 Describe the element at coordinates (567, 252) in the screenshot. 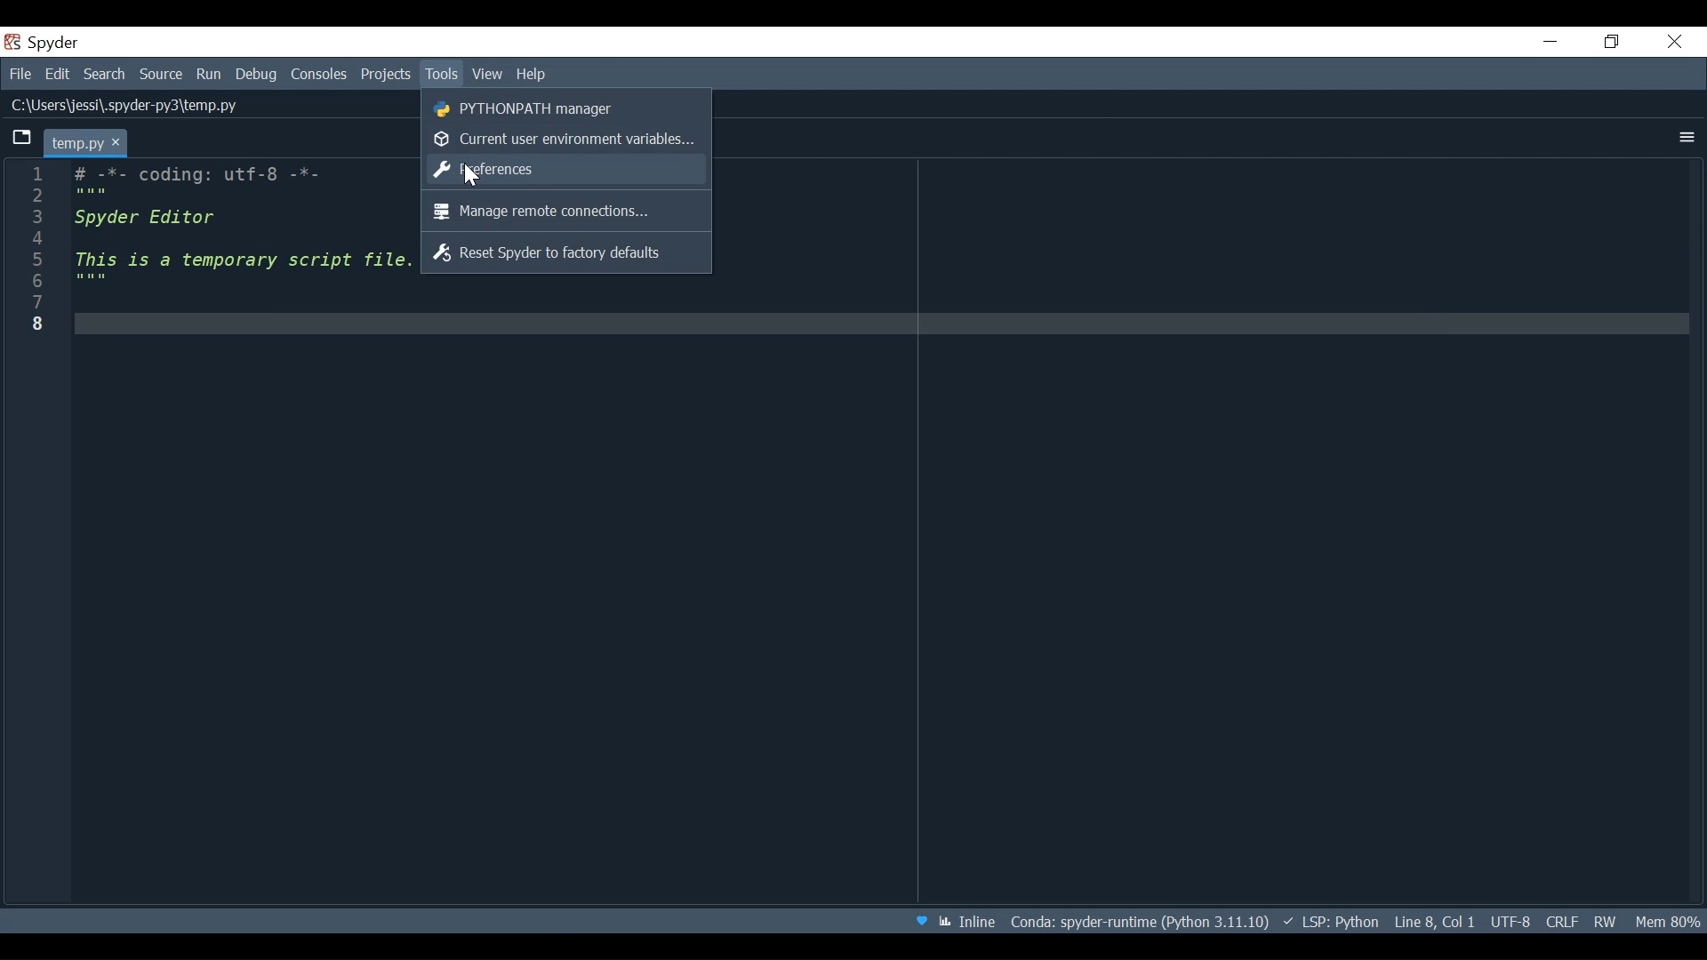

I see `Reset Spyder to factory defaults` at that location.